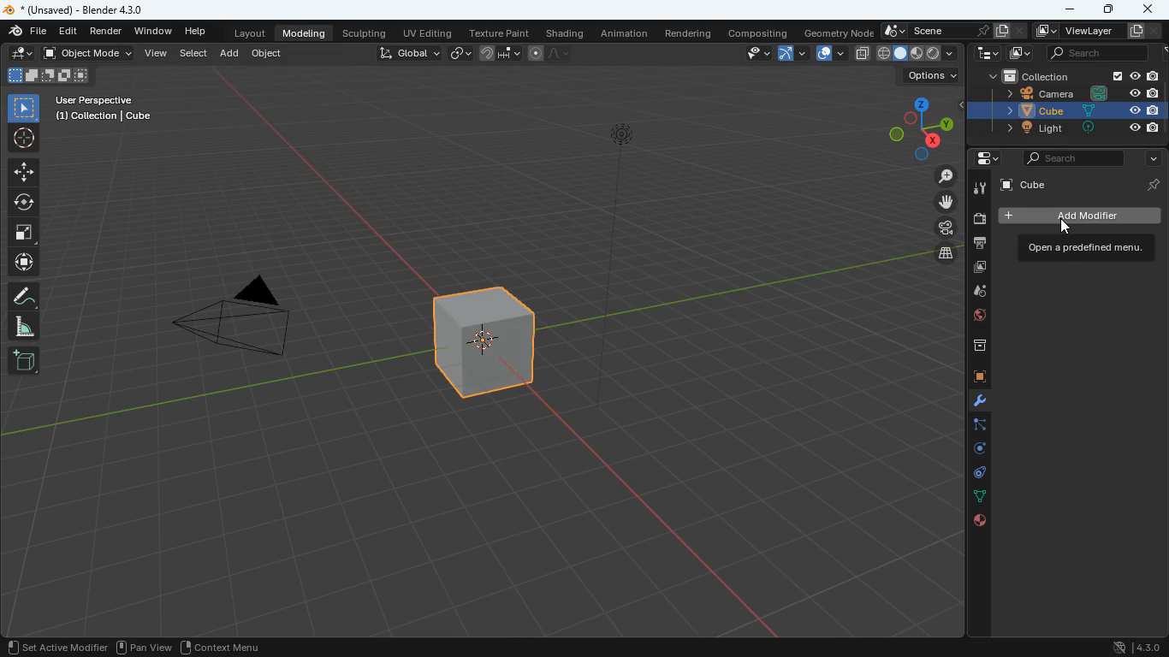  What do you see at coordinates (458, 52) in the screenshot?
I see `link` at bounding box center [458, 52].